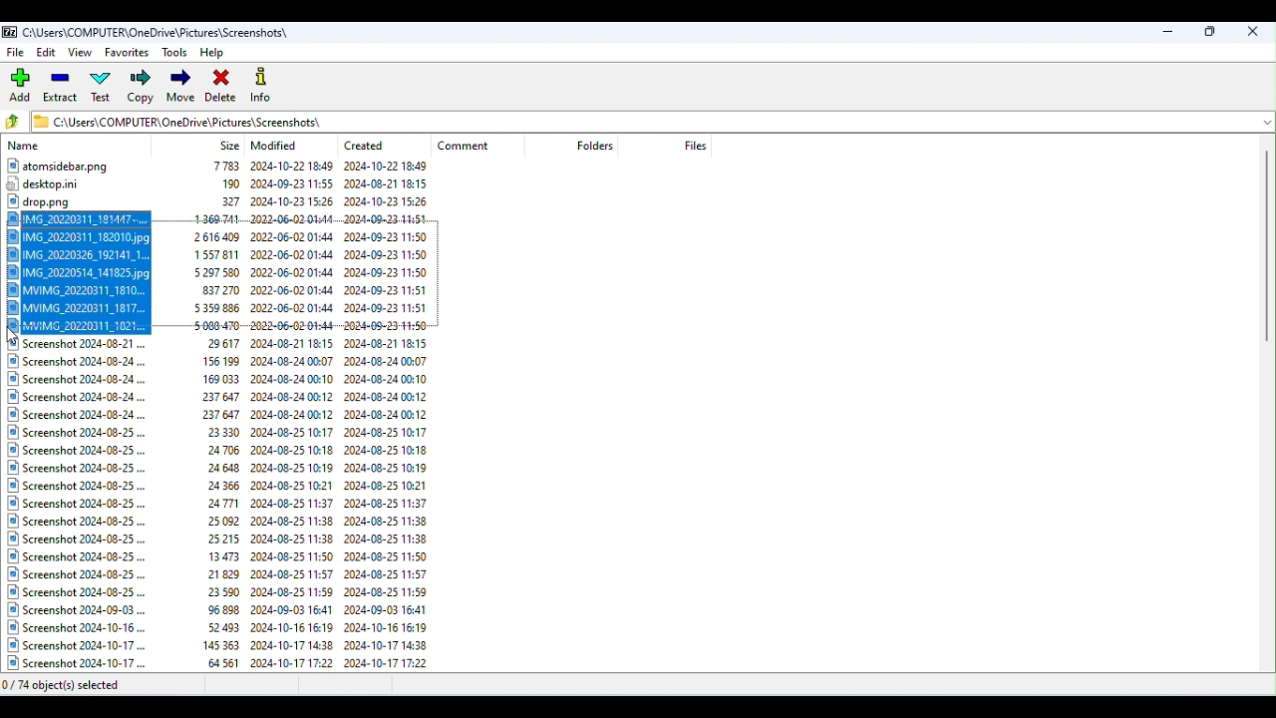 Image resolution: width=1276 pixels, height=718 pixels. I want to click on File address bar, so click(641, 120).